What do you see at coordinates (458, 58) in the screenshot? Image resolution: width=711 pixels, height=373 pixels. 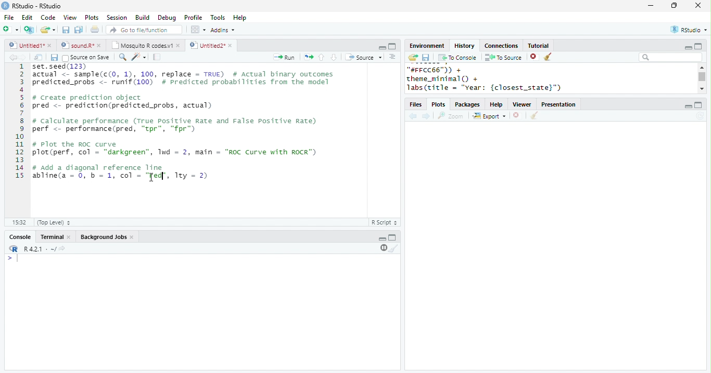 I see `To console` at bounding box center [458, 58].